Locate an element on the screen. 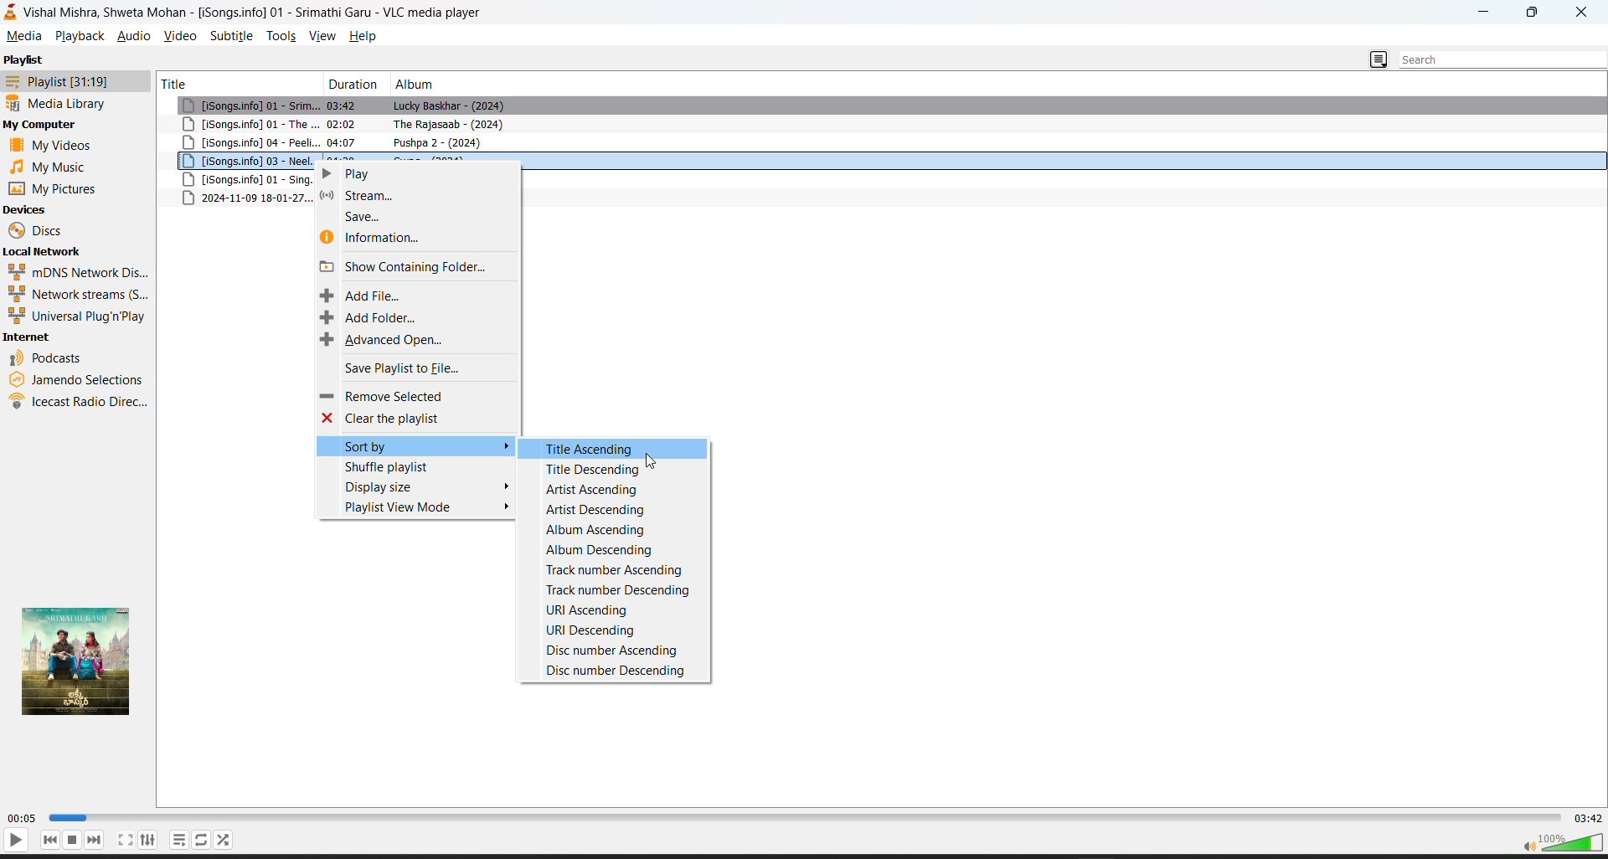 This screenshot has height=859, width=1608. maximize is located at coordinates (1535, 13).